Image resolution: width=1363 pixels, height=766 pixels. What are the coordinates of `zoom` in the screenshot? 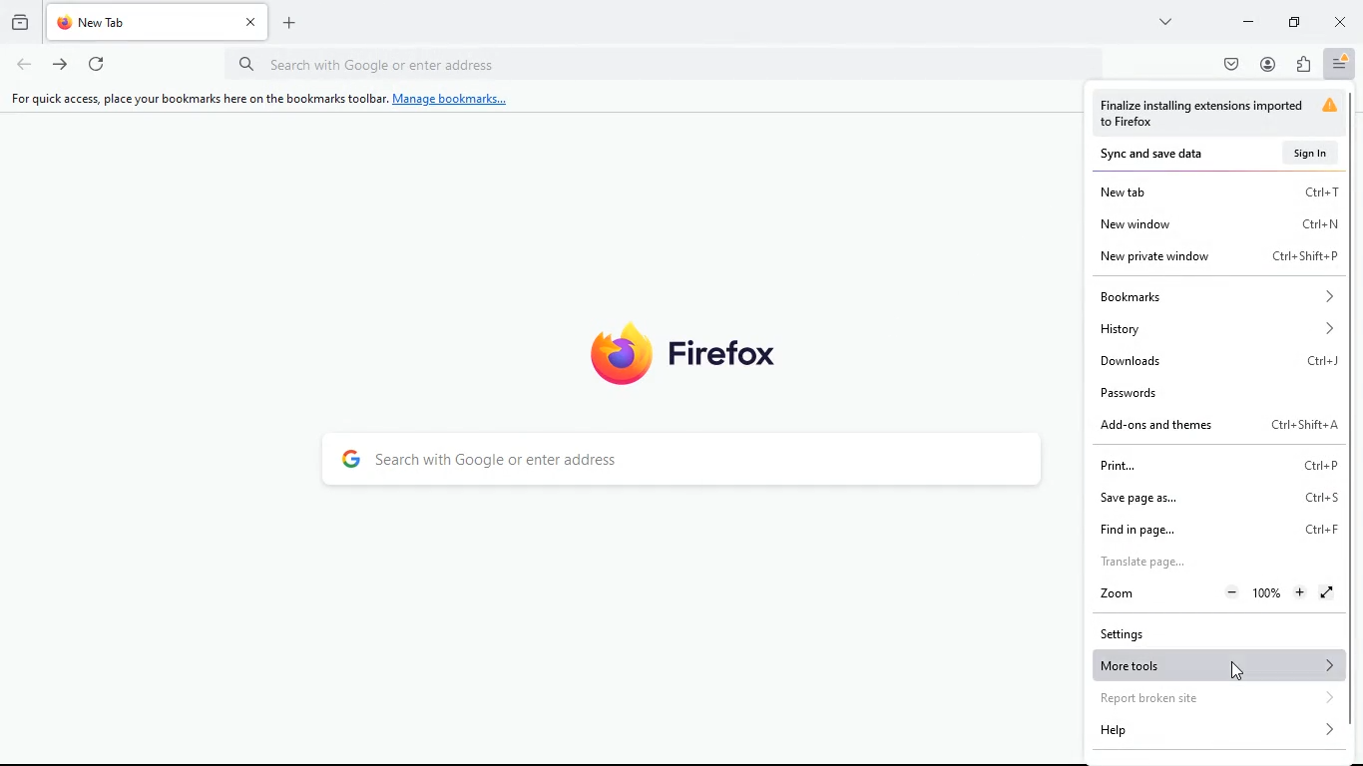 It's located at (1119, 593).